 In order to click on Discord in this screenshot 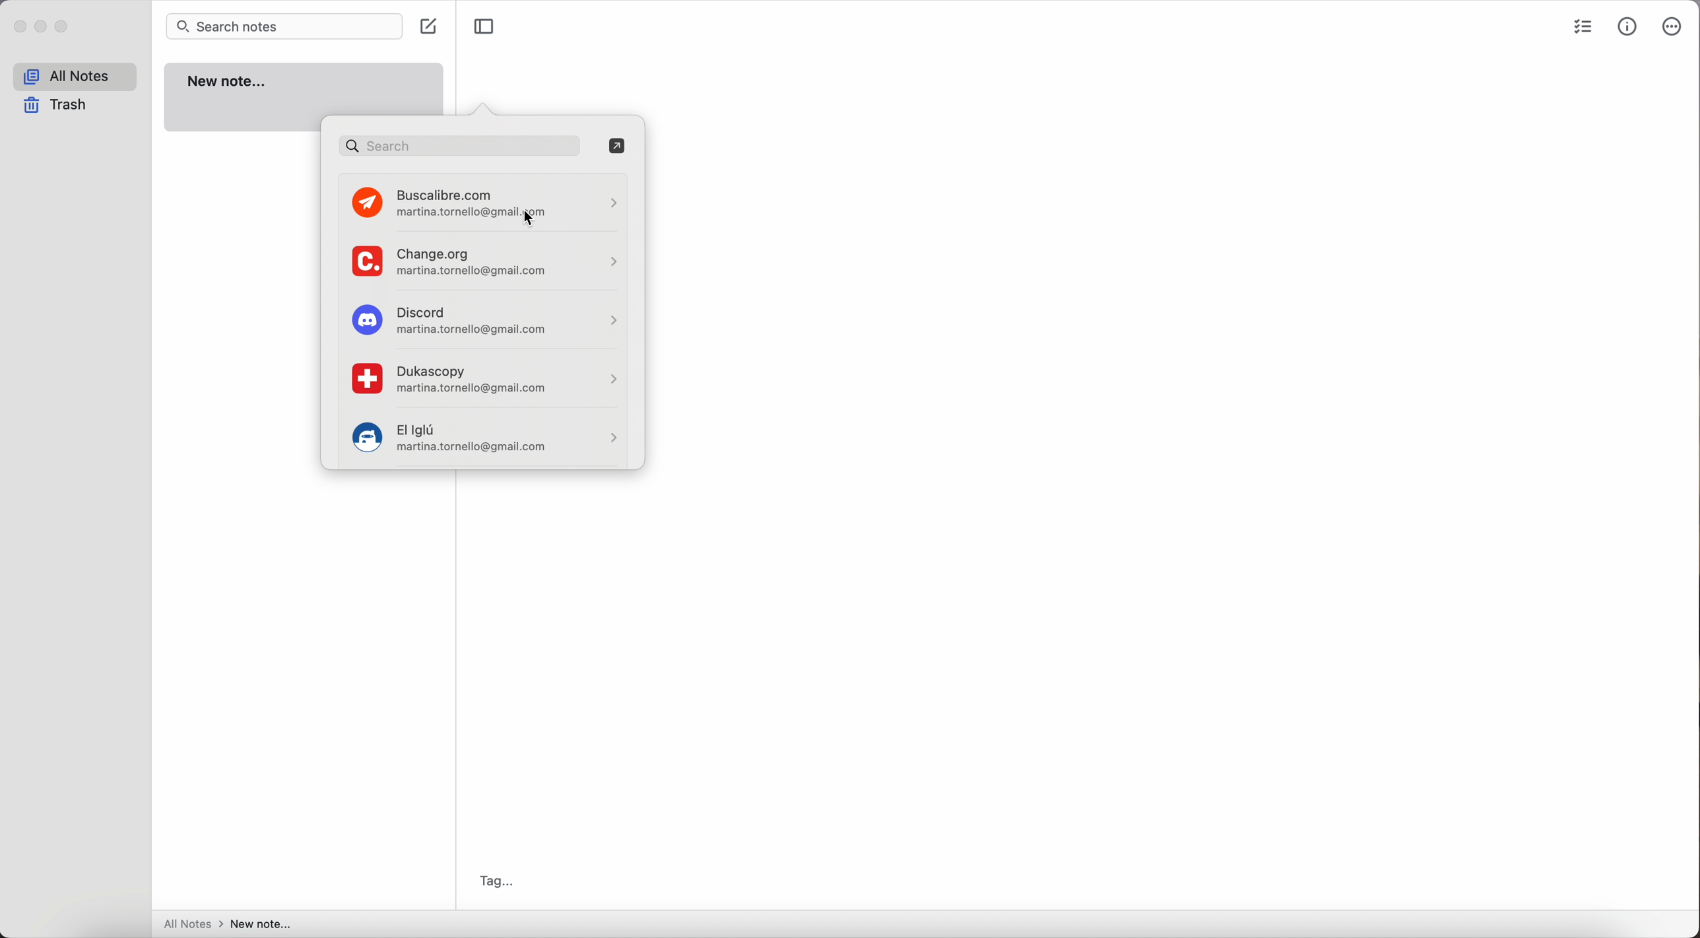, I will do `click(482, 319)`.